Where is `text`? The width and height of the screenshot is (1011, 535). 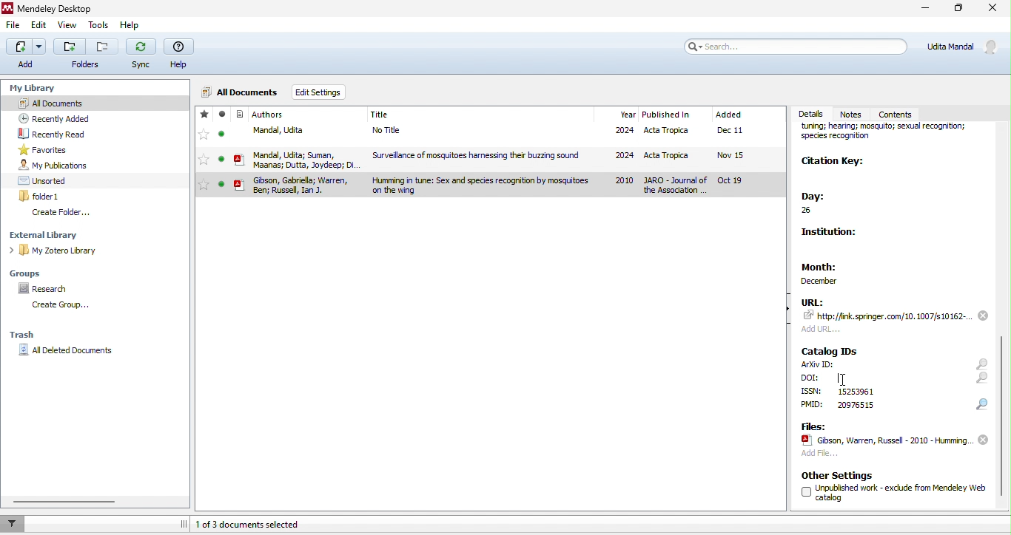
text is located at coordinates (855, 405).